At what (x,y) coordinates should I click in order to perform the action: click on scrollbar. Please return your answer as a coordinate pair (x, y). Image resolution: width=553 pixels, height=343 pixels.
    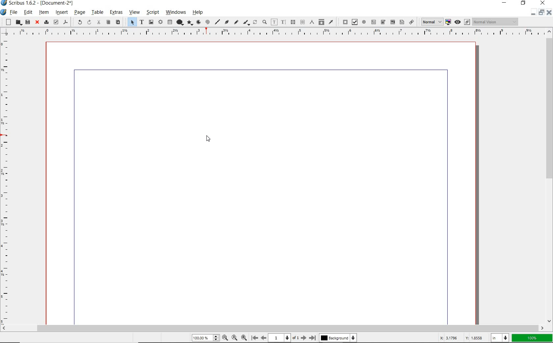
    Looking at the image, I should click on (273, 328).